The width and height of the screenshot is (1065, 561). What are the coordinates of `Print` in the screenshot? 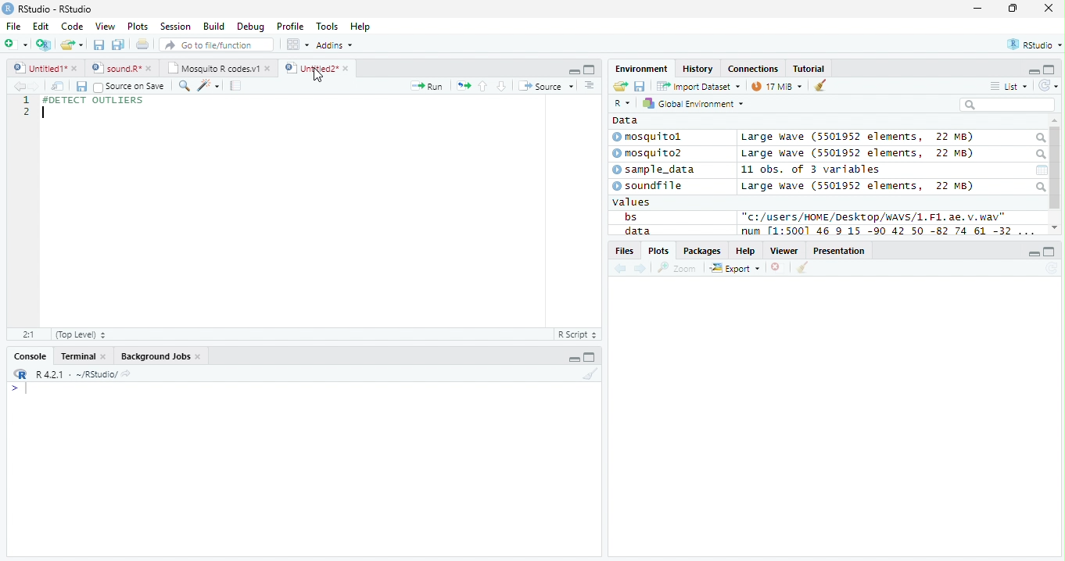 It's located at (143, 45).